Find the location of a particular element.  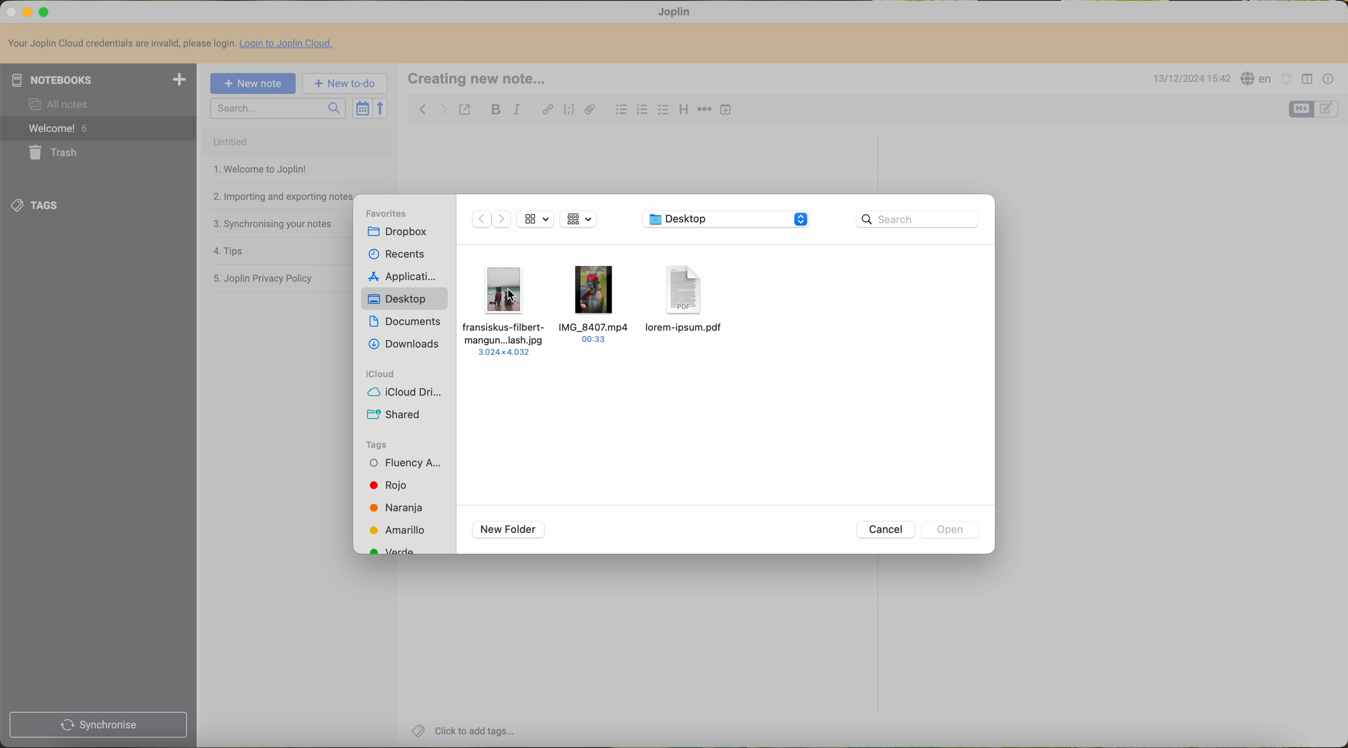

file size is located at coordinates (539, 219).